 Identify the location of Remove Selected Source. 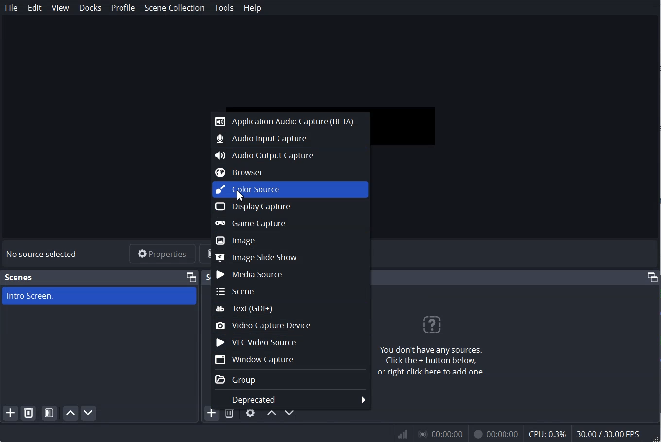
(229, 415).